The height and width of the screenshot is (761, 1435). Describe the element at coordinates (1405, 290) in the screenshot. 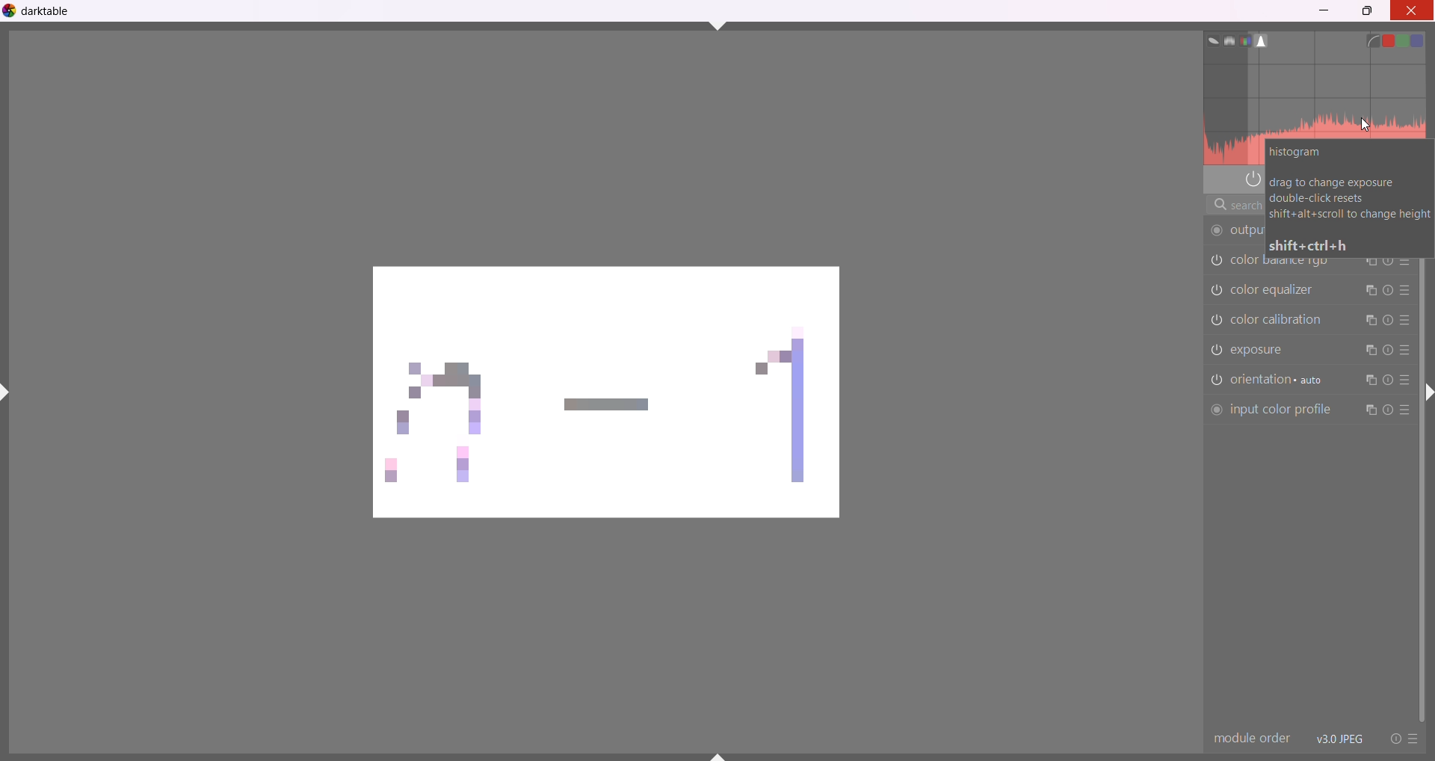

I see `presets` at that location.